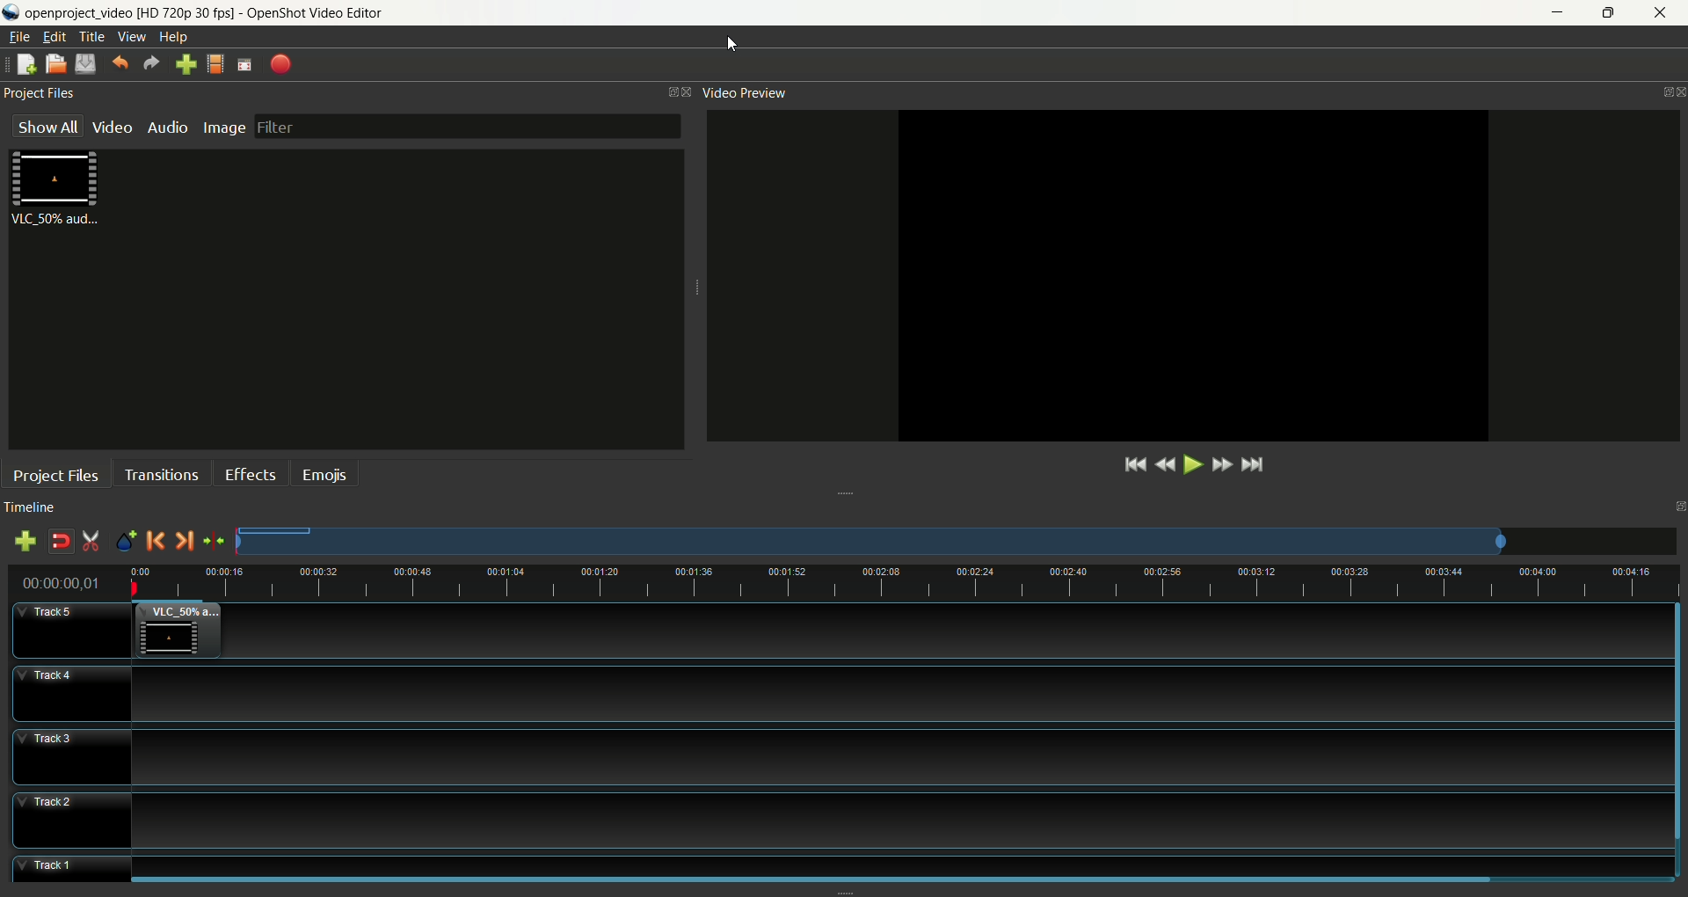  I want to click on video, so click(113, 129).